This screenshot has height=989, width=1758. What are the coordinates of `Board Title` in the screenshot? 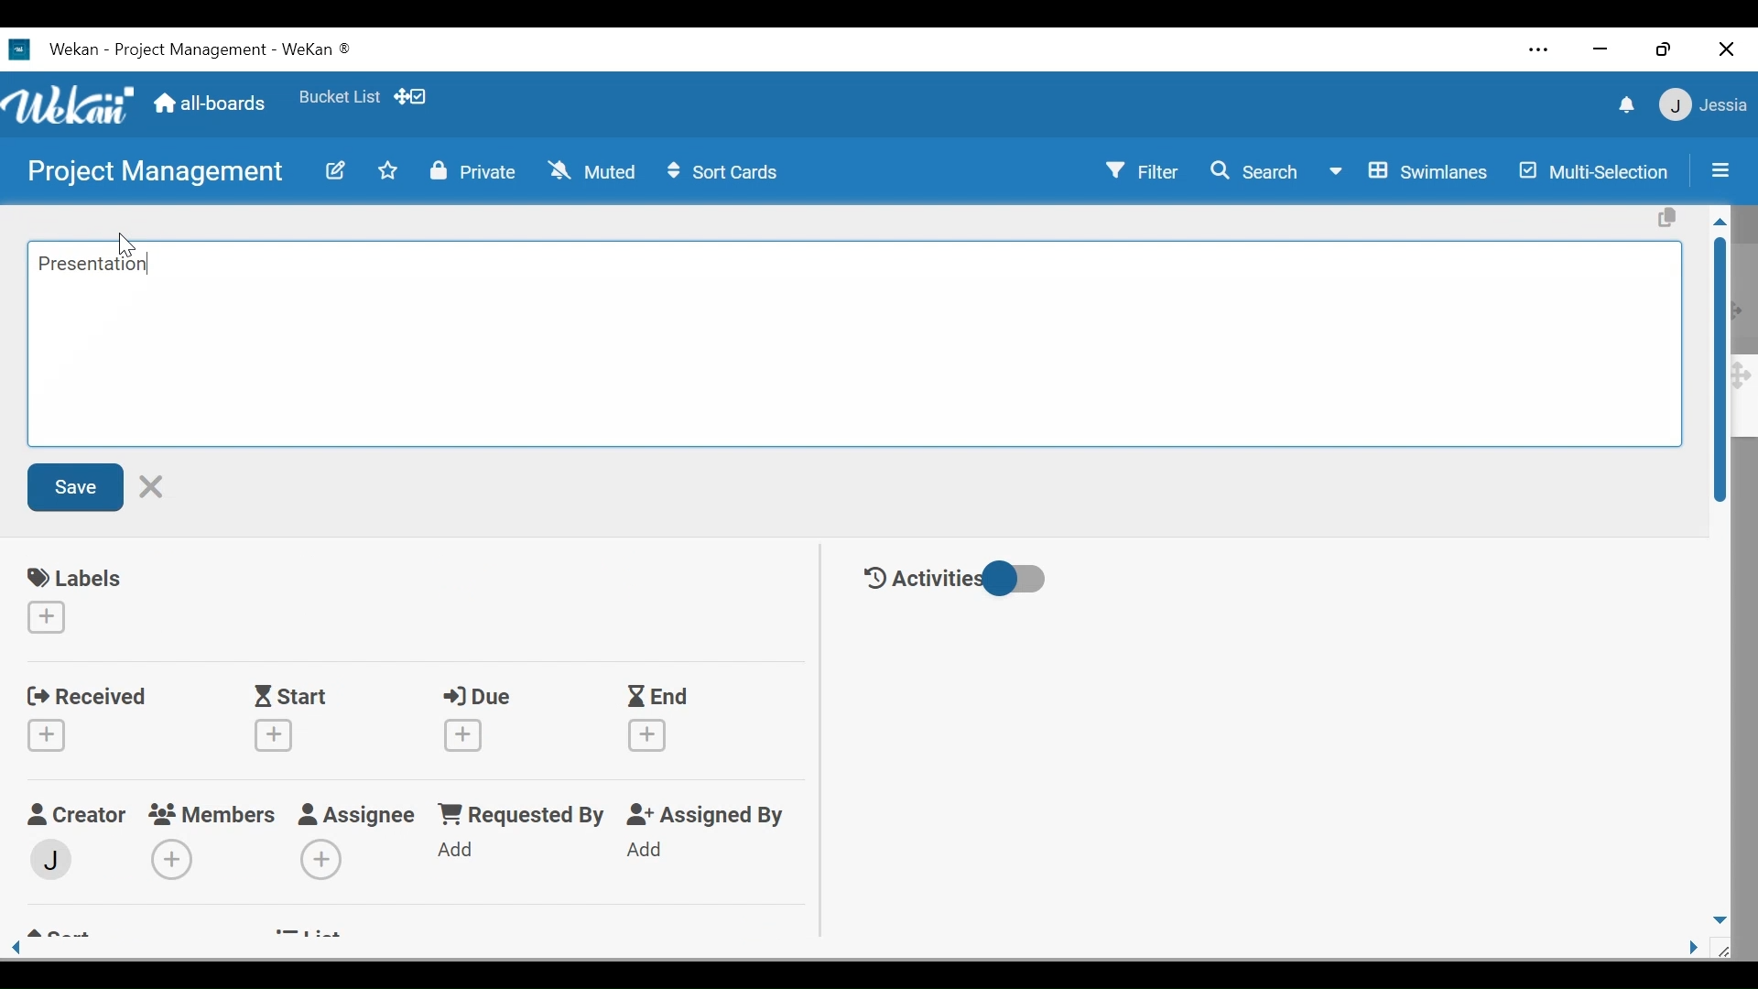 It's located at (156, 175).